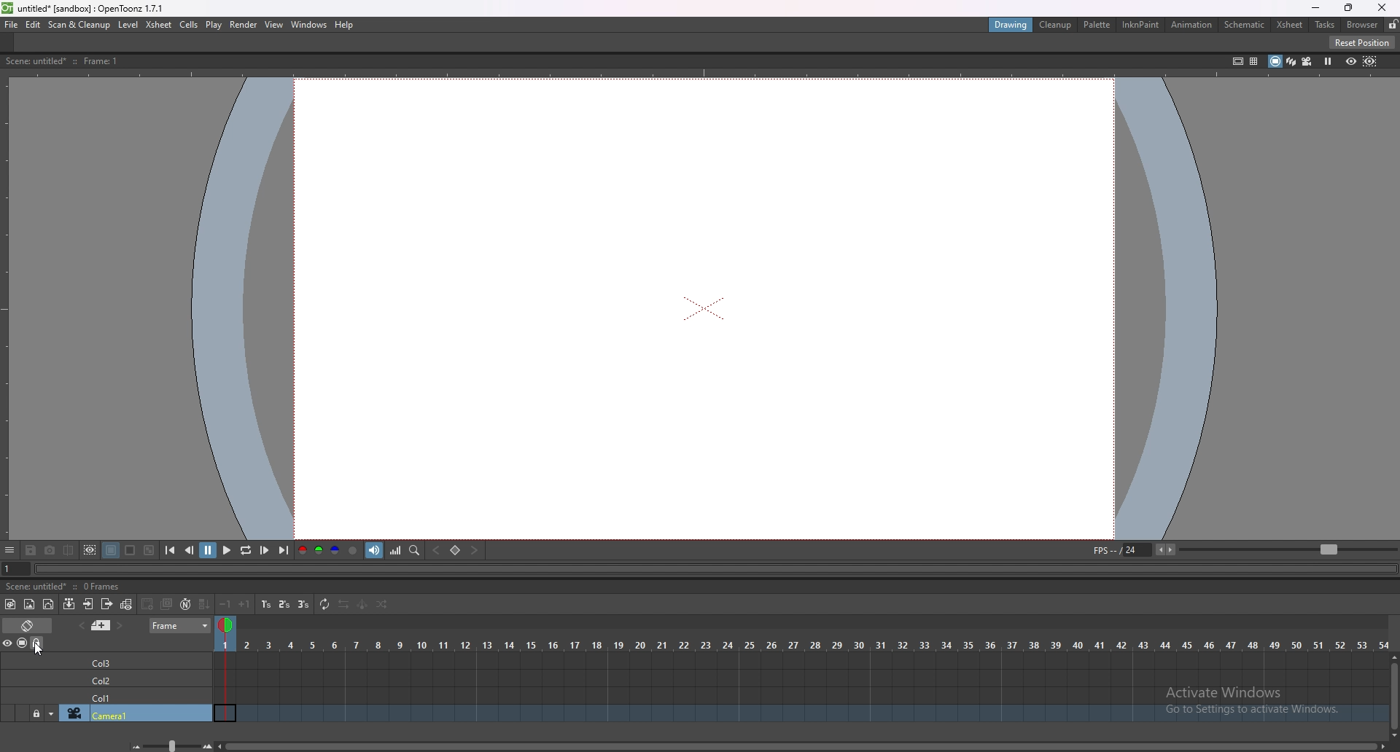  Describe the element at coordinates (1324, 25) in the screenshot. I see `tasks` at that location.